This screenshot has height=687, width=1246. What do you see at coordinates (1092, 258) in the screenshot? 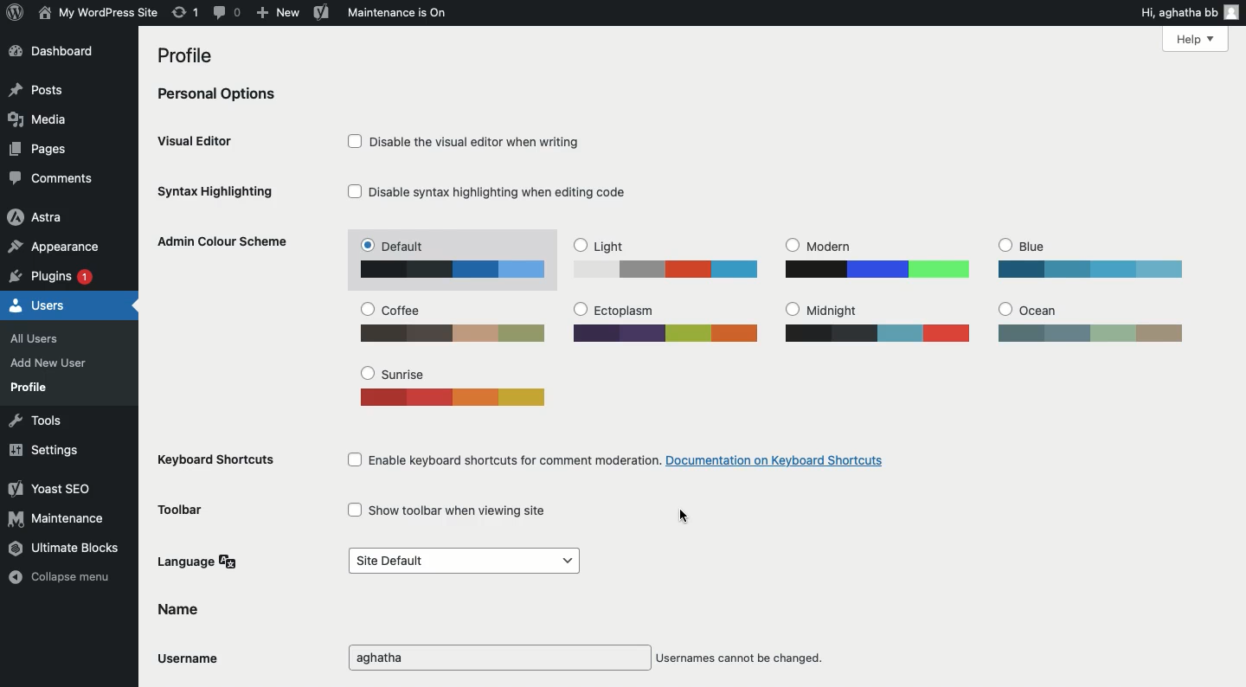
I see `Blue` at bounding box center [1092, 258].